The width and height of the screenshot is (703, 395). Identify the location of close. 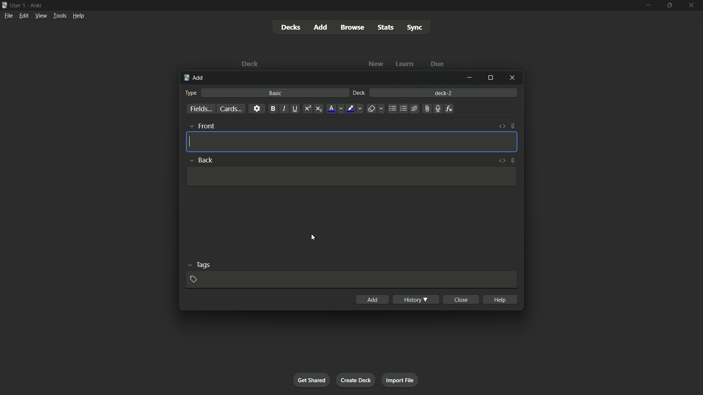
(461, 300).